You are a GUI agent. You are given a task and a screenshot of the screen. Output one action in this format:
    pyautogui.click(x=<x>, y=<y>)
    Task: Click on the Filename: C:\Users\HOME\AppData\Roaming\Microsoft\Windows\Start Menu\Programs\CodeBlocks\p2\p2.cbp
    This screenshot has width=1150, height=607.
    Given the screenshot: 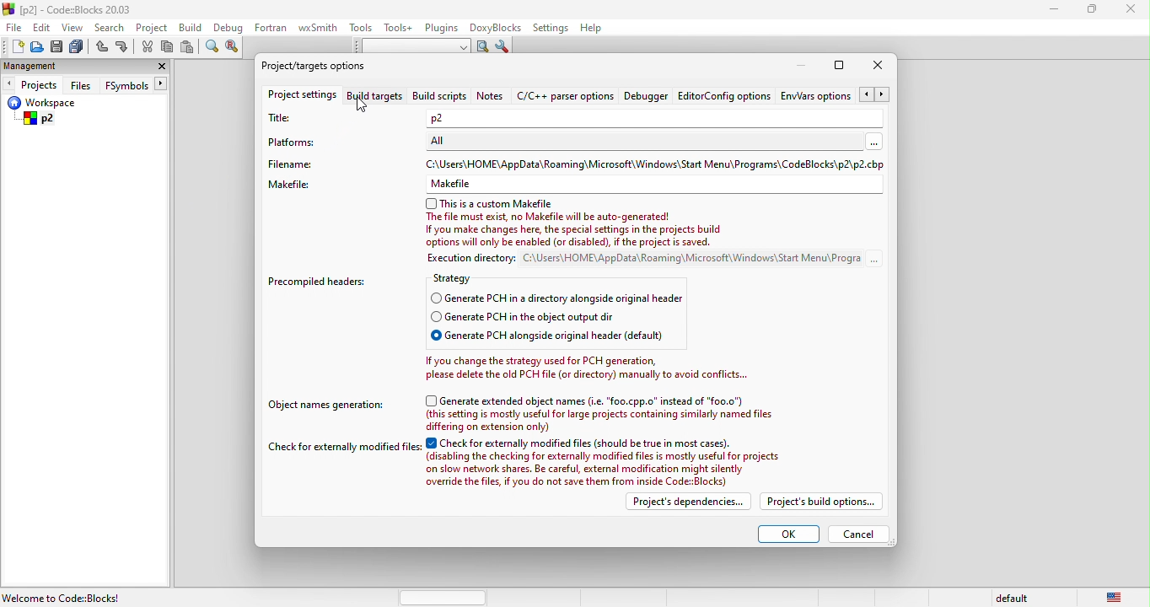 What is the action you would take?
    pyautogui.click(x=578, y=164)
    